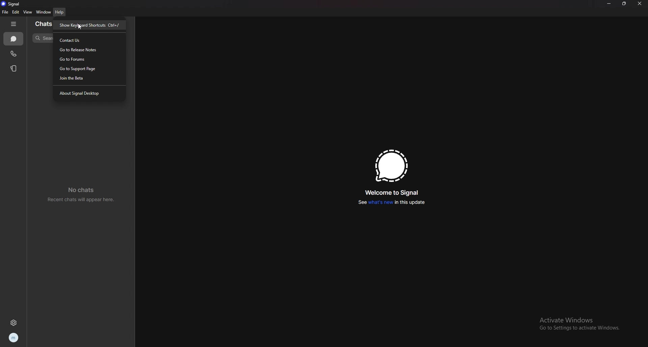 This screenshot has width=648, height=347. I want to click on Go to Settings to activate Windows., so click(576, 329).